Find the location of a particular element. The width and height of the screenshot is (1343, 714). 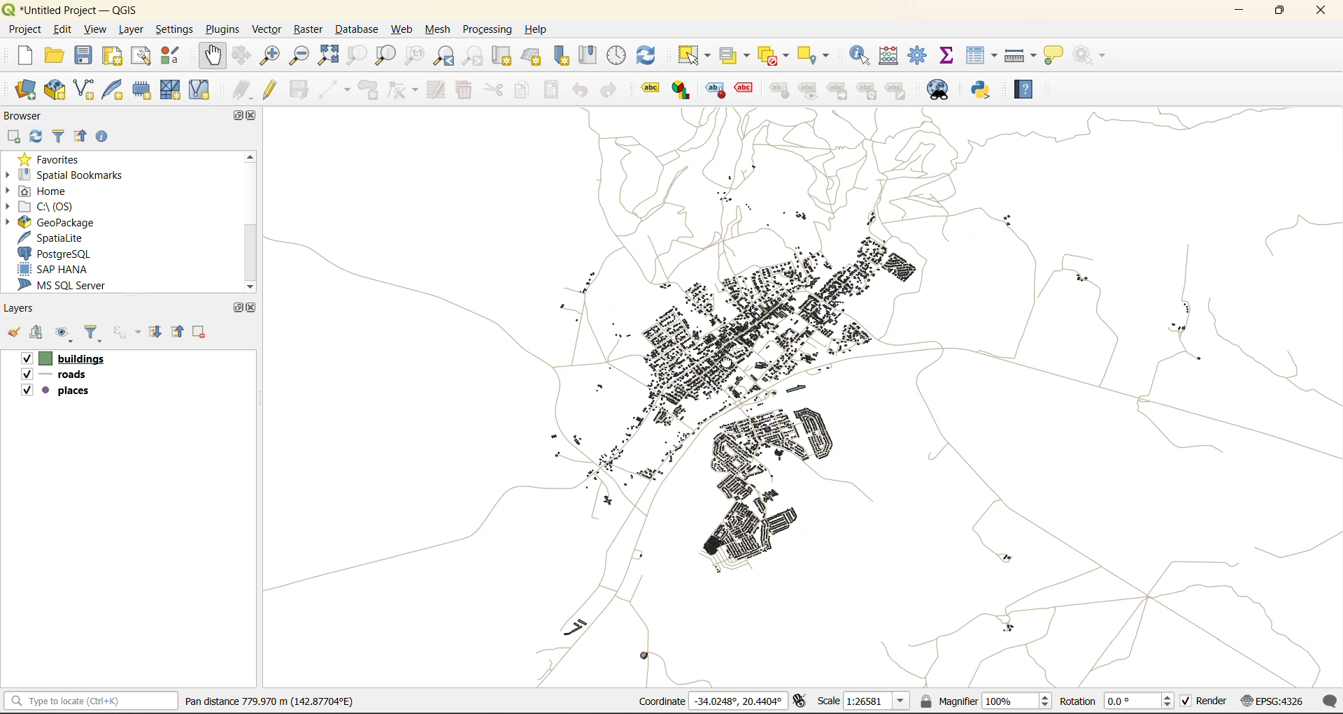

filter by expression is located at coordinates (129, 333).